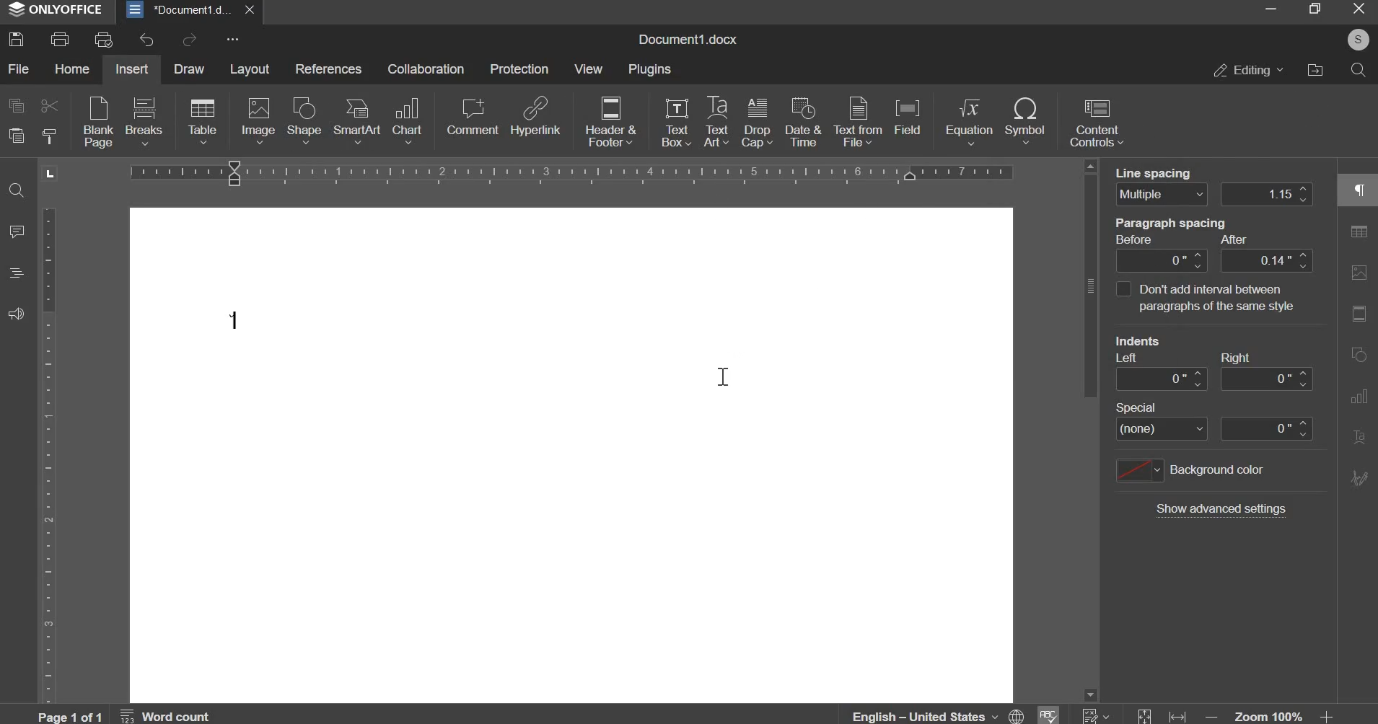  What do you see at coordinates (14, 273) in the screenshot?
I see `headings` at bounding box center [14, 273].